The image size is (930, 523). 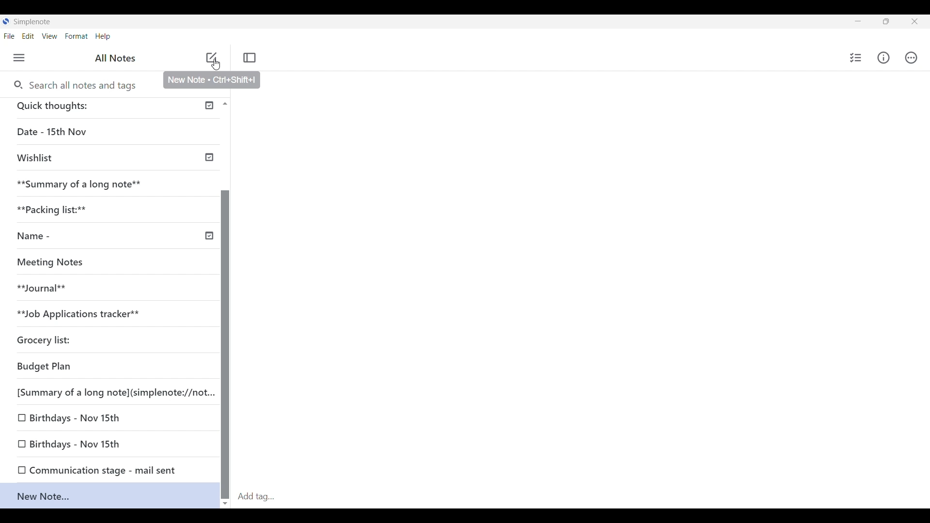 I want to click on Simplenote, so click(x=31, y=22).